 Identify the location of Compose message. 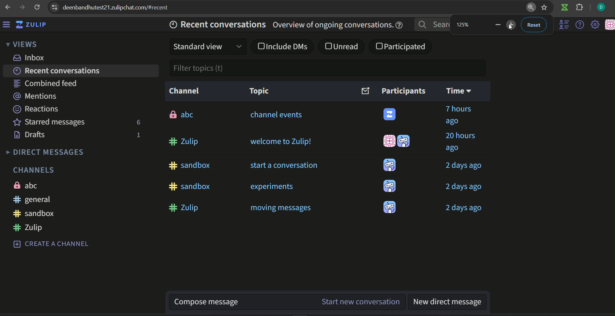
(243, 302).